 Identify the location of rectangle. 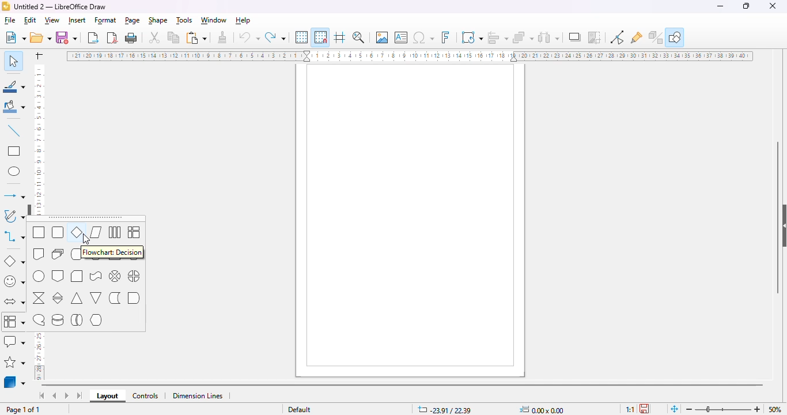
(15, 152).